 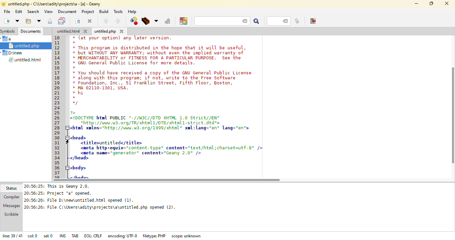 I want to click on filetype: PHP, so click(x=154, y=236).